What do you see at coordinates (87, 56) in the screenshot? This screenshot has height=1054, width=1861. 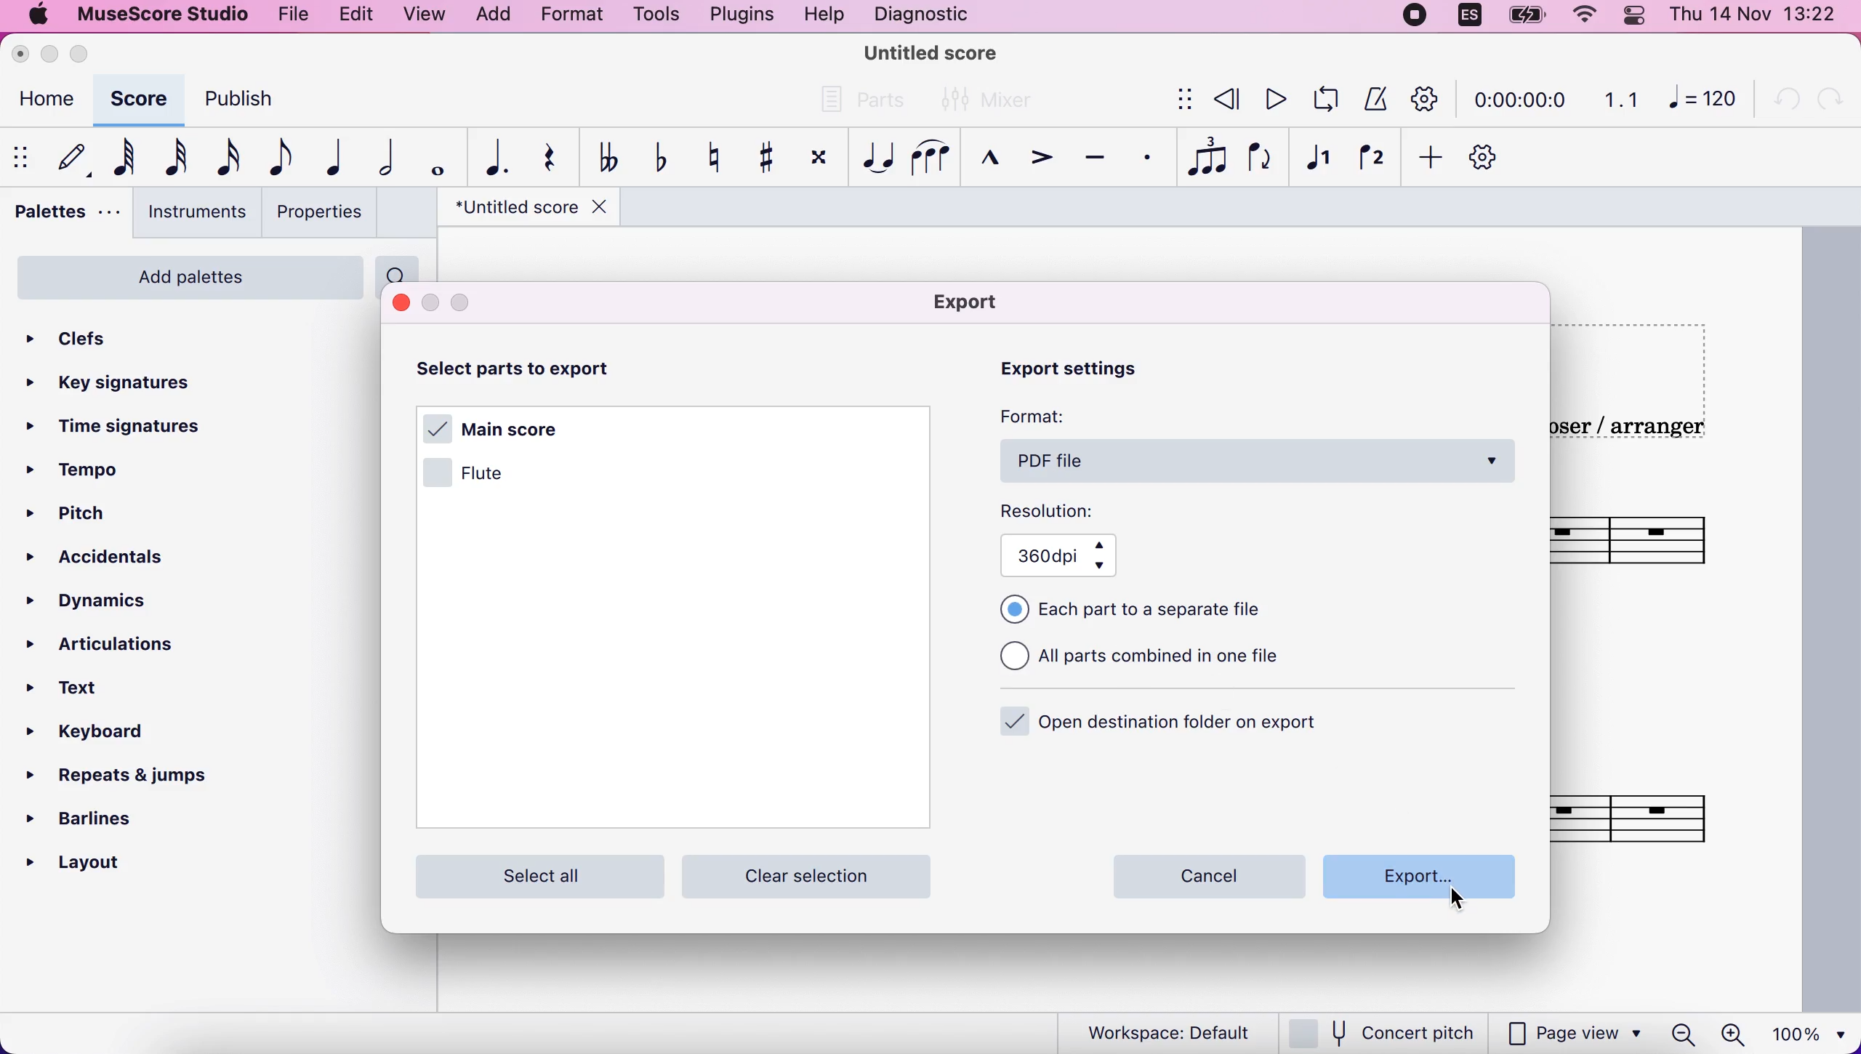 I see `maximize` at bounding box center [87, 56].